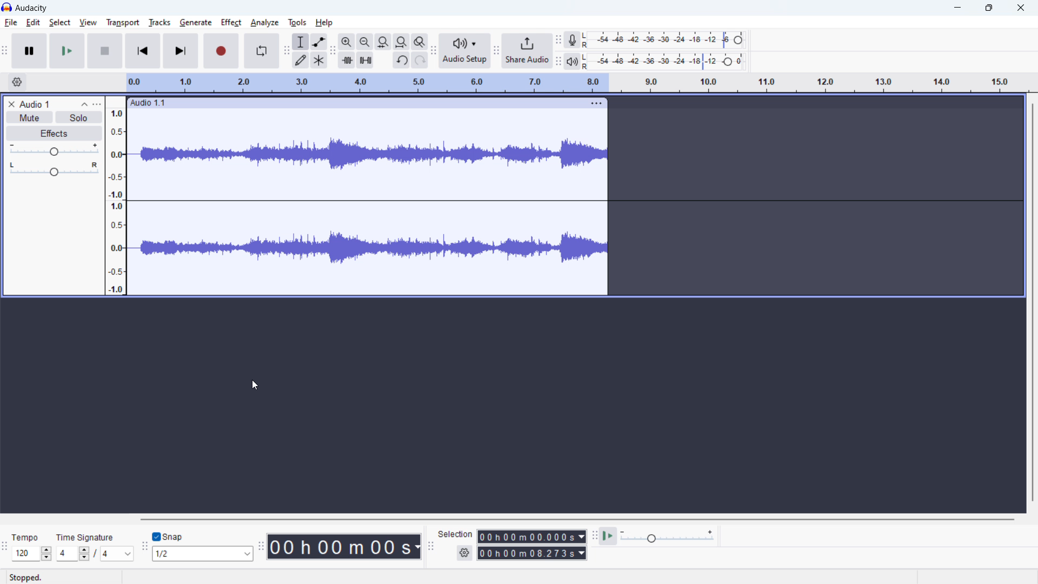  Describe the element at coordinates (25, 576) in the screenshot. I see `Stopped` at that location.